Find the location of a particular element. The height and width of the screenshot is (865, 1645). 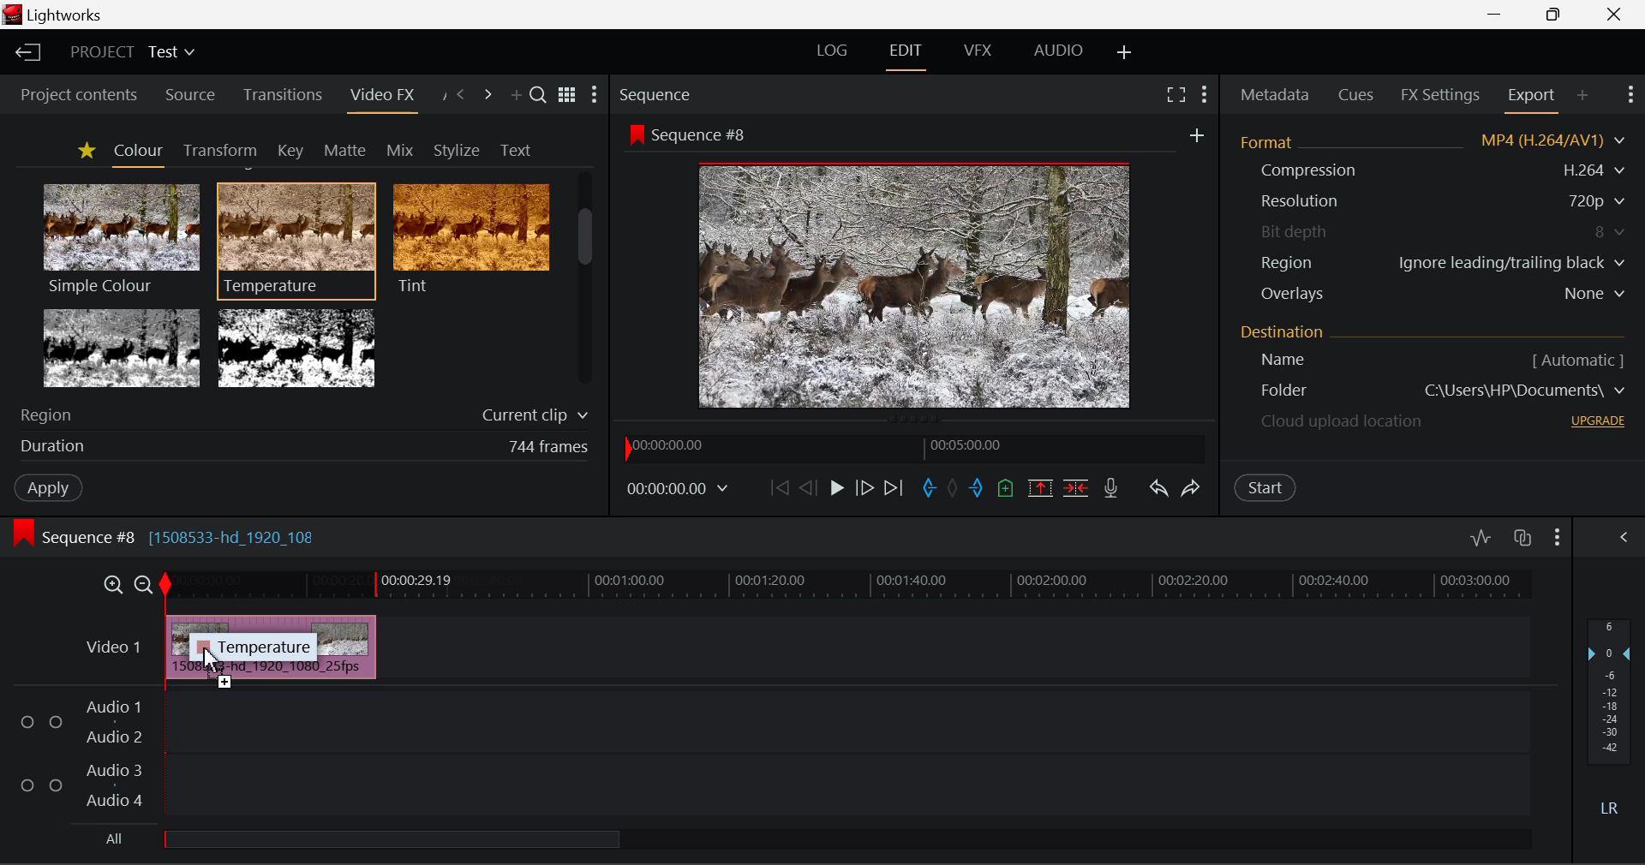

Full Screen is located at coordinates (1174, 98).